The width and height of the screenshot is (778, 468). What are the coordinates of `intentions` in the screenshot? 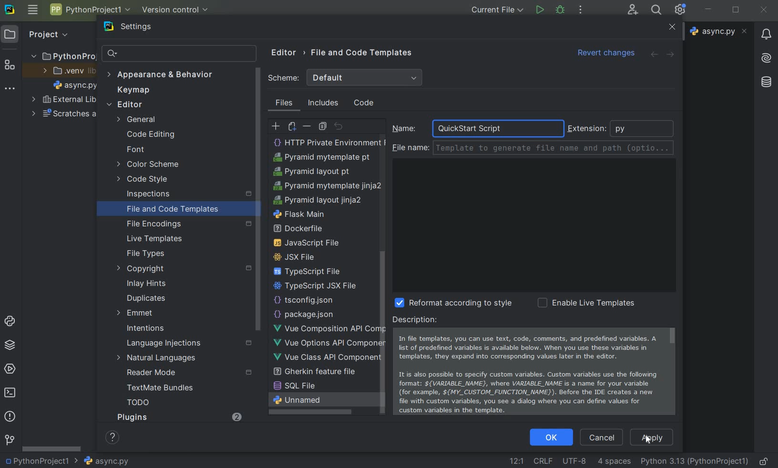 It's located at (154, 329).